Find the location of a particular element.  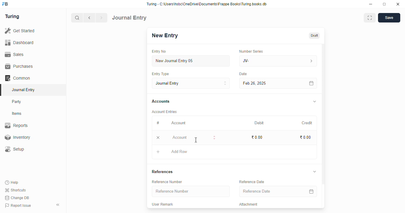

debit is located at coordinates (259, 123).